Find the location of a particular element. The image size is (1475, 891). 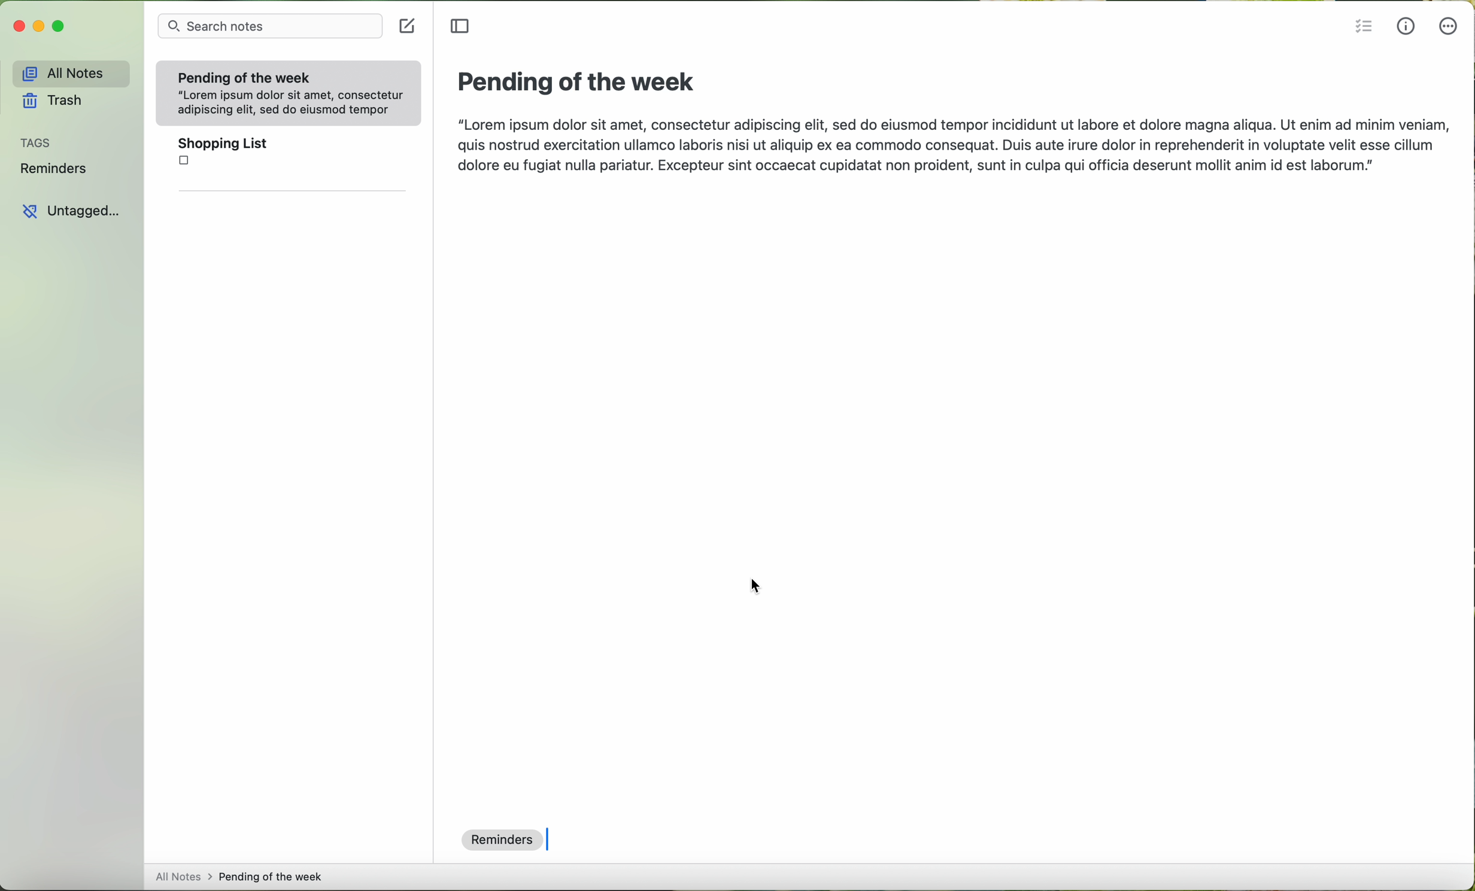

insert checklist is located at coordinates (1362, 28).